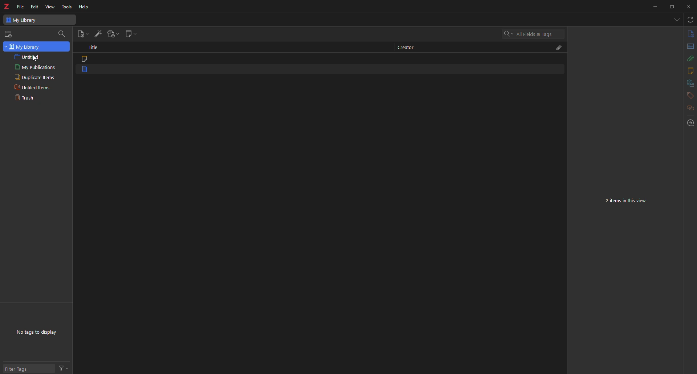 This screenshot has width=697, height=374. I want to click on add item, so click(97, 34).